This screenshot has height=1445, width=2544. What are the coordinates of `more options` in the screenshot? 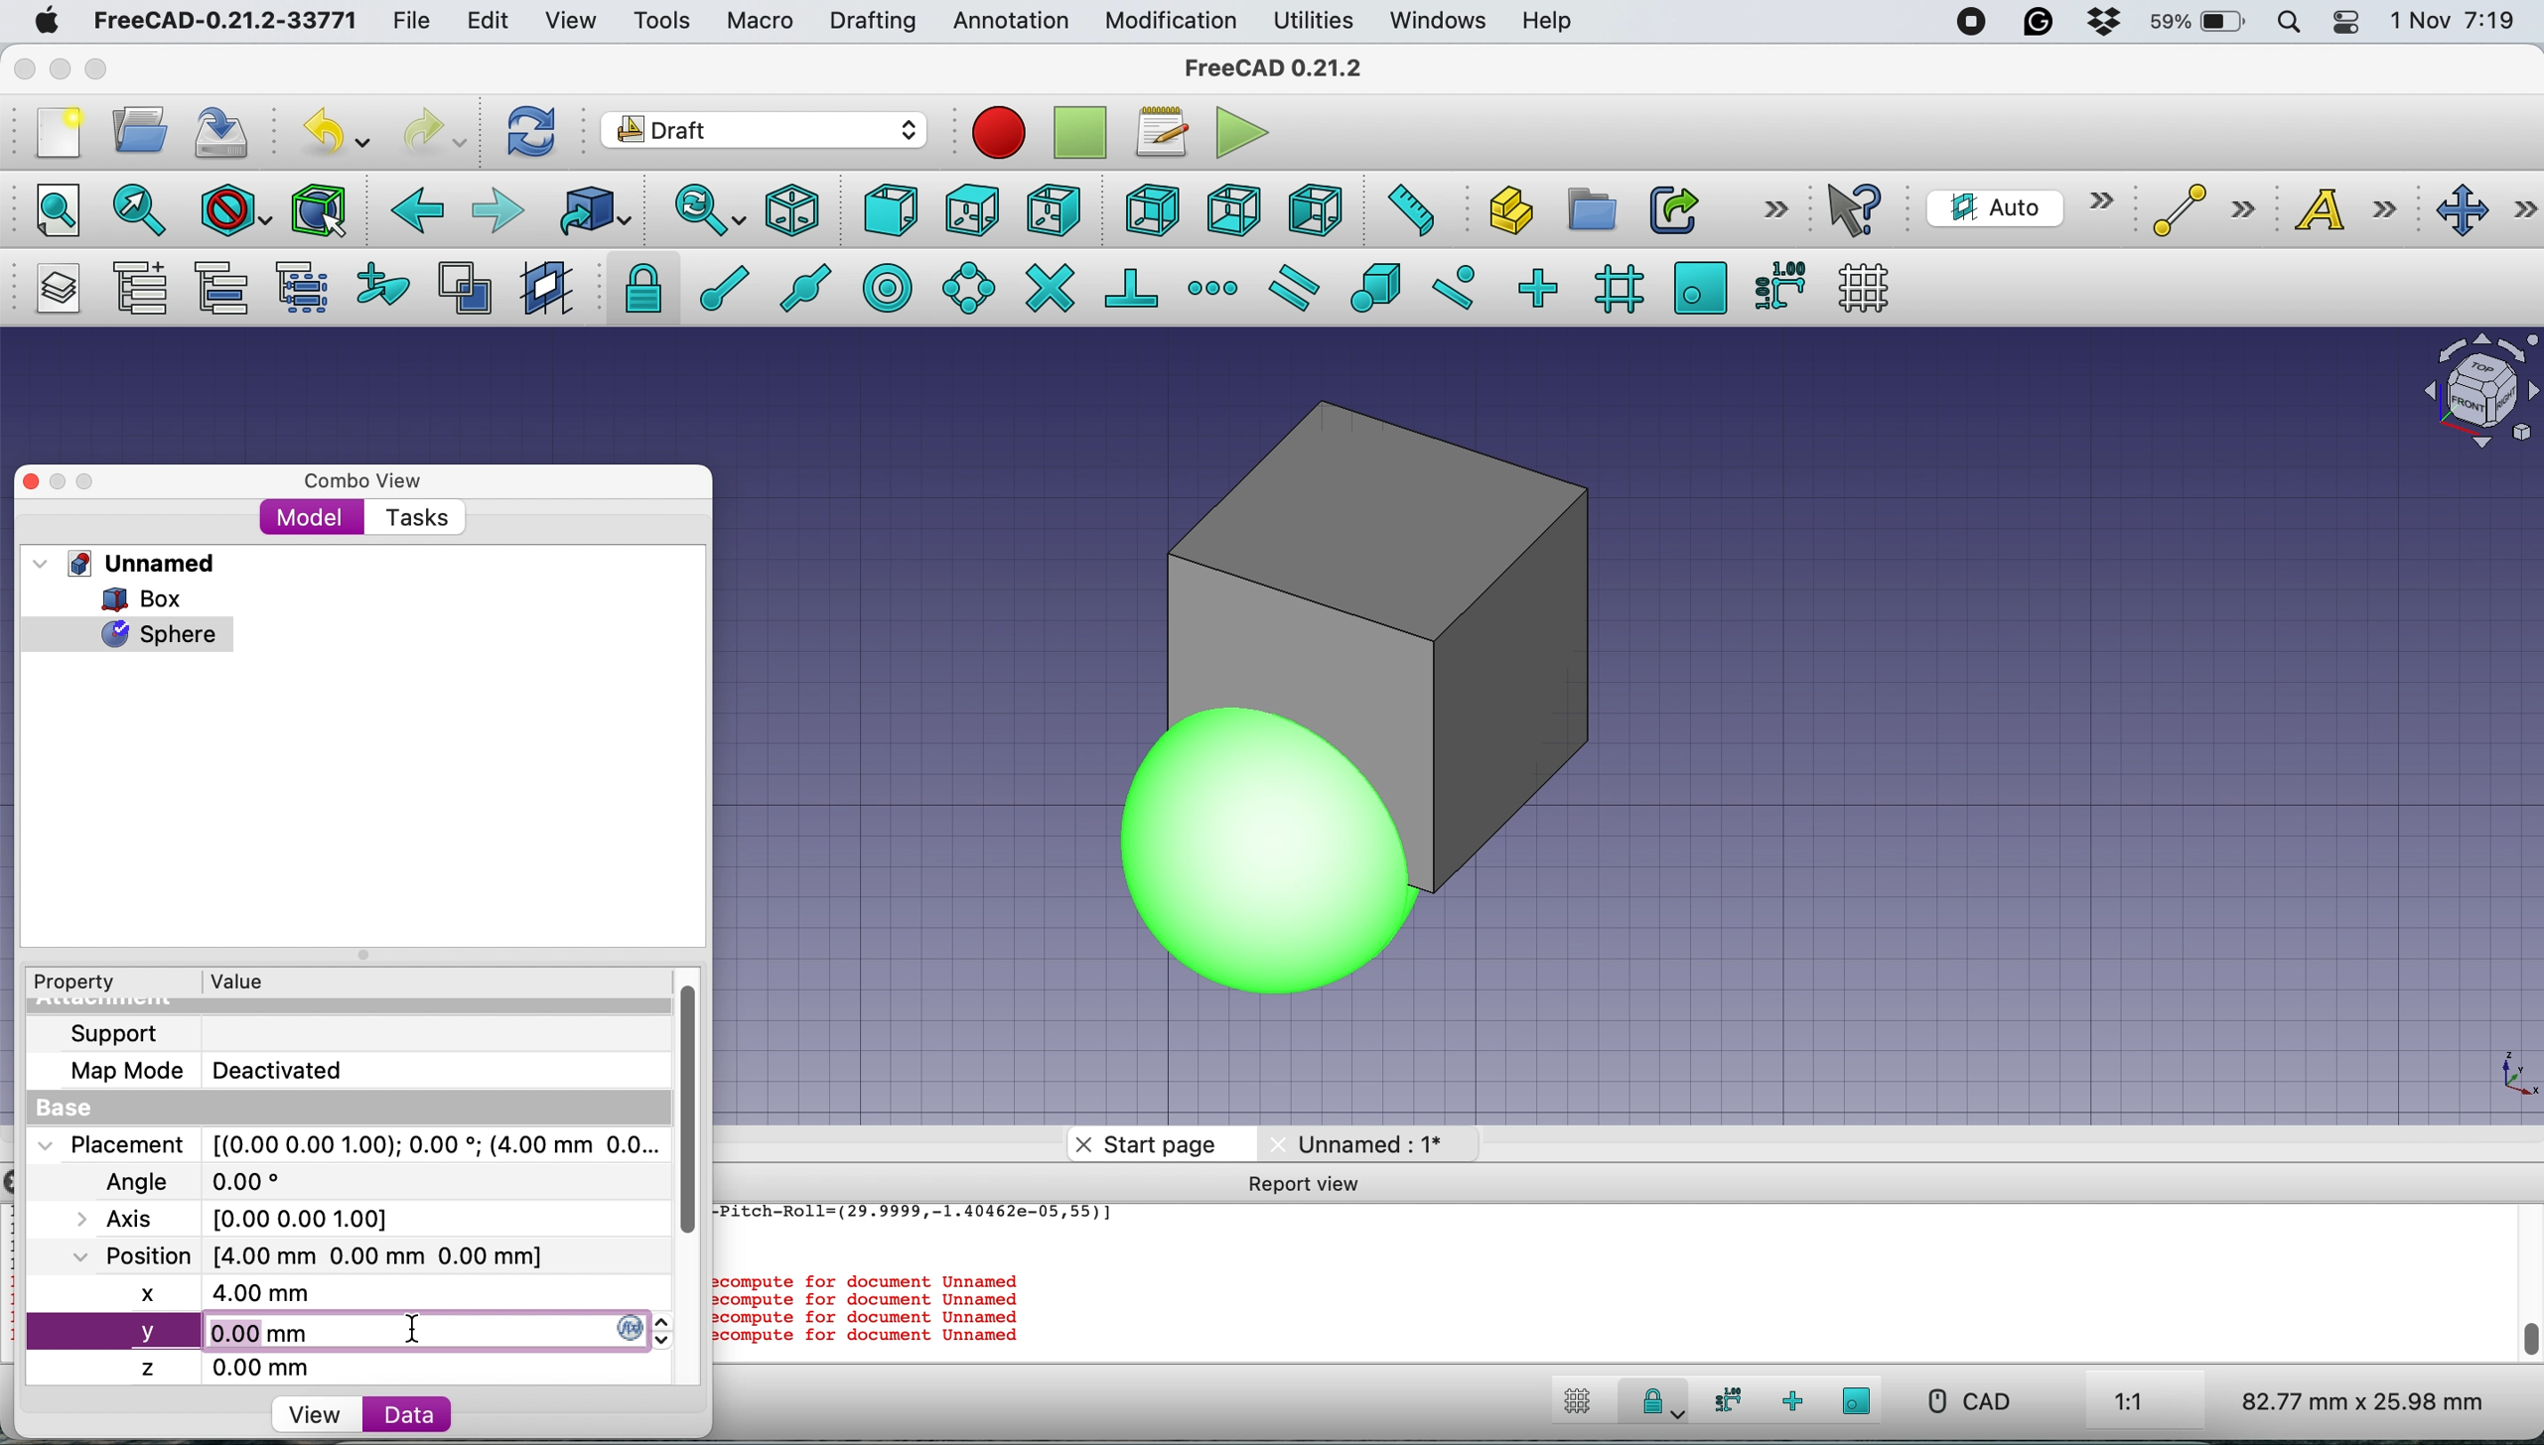 It's located at (1775, 207).